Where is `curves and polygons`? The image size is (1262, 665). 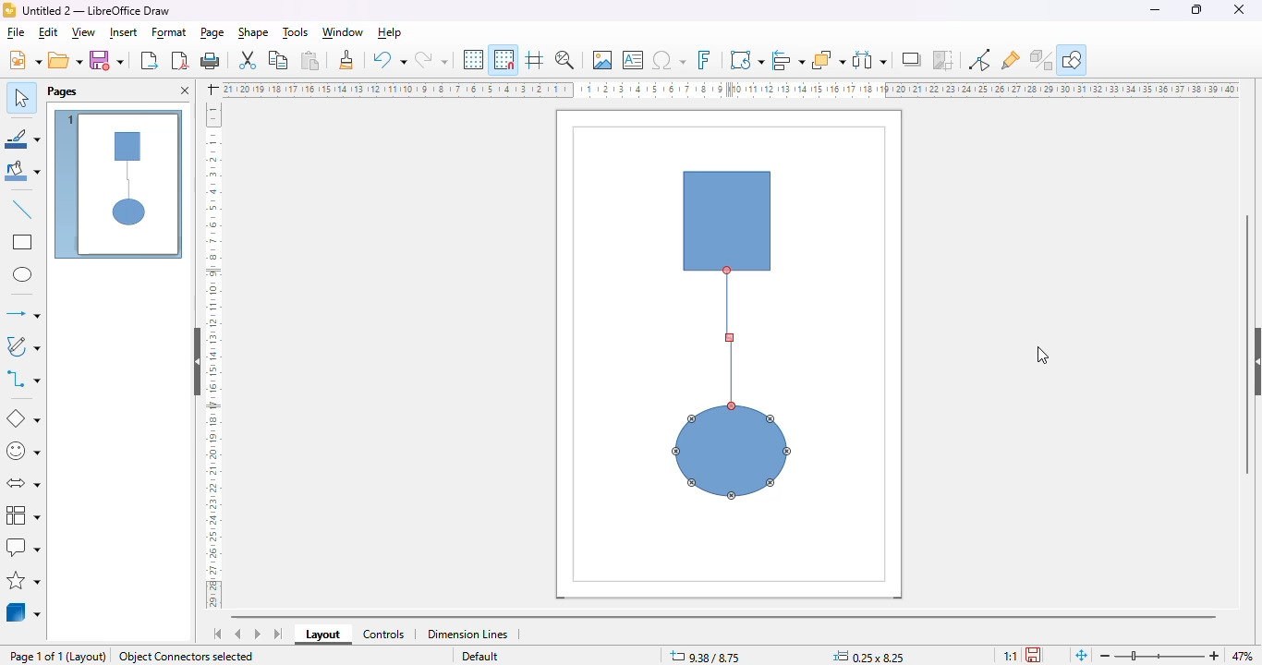
curves and polygons is located at coordinates (24, 347).